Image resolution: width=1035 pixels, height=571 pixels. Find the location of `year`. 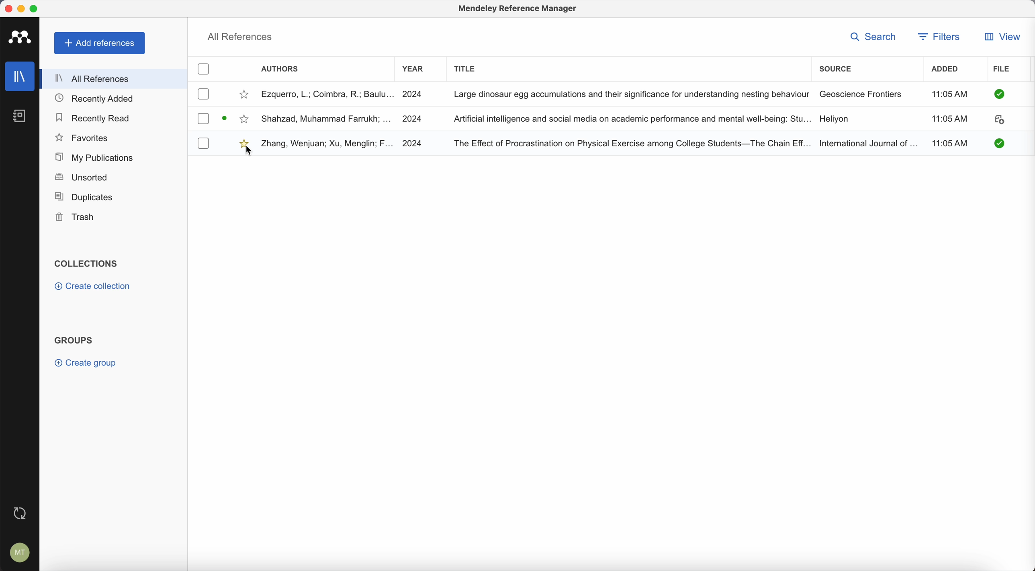

year is located at coordinates (413, 69).